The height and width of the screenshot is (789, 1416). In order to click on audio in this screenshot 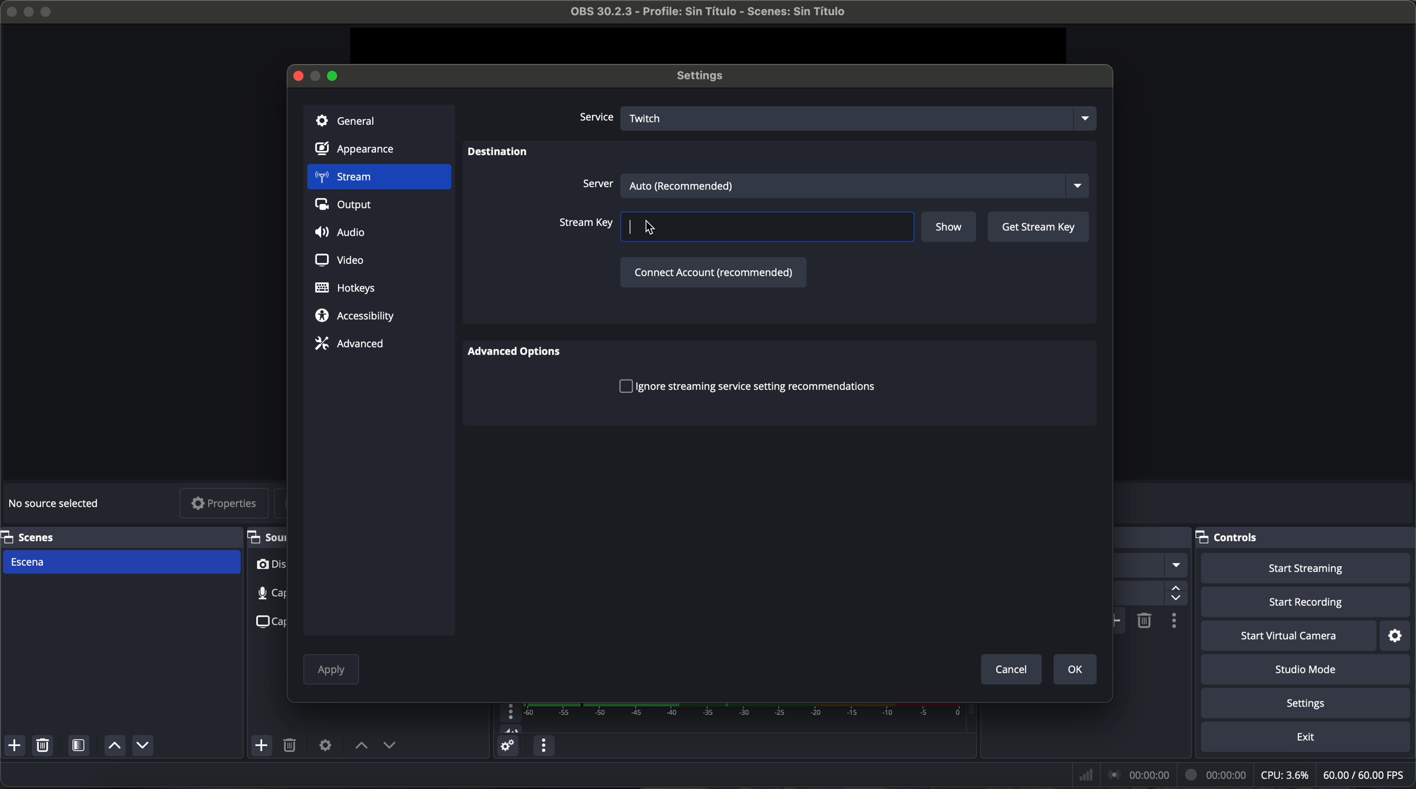, I will do `click(343, 233)`.